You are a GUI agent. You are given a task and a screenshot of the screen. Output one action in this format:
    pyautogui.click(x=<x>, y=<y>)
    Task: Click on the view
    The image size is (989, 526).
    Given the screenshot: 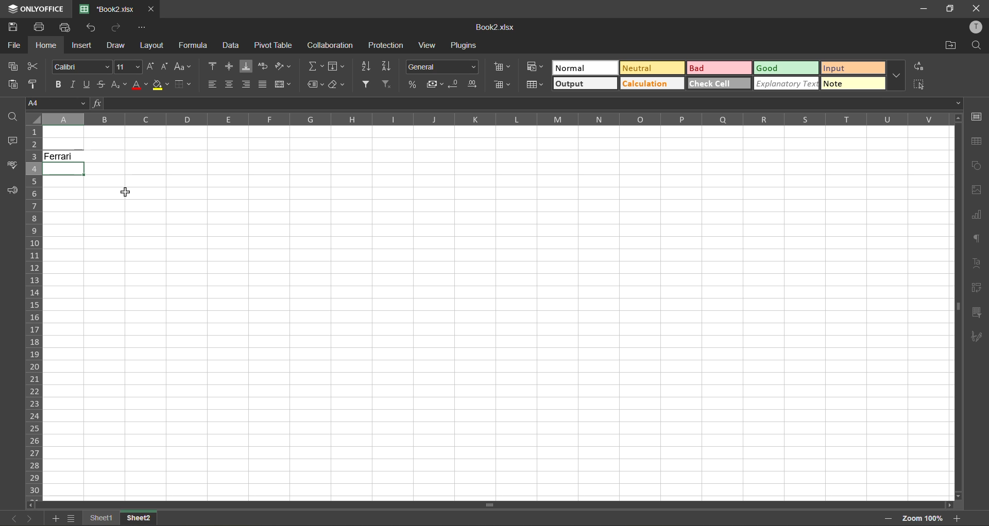 What is the action you would take?
    pyautogui.click(x=429, y=44)
    